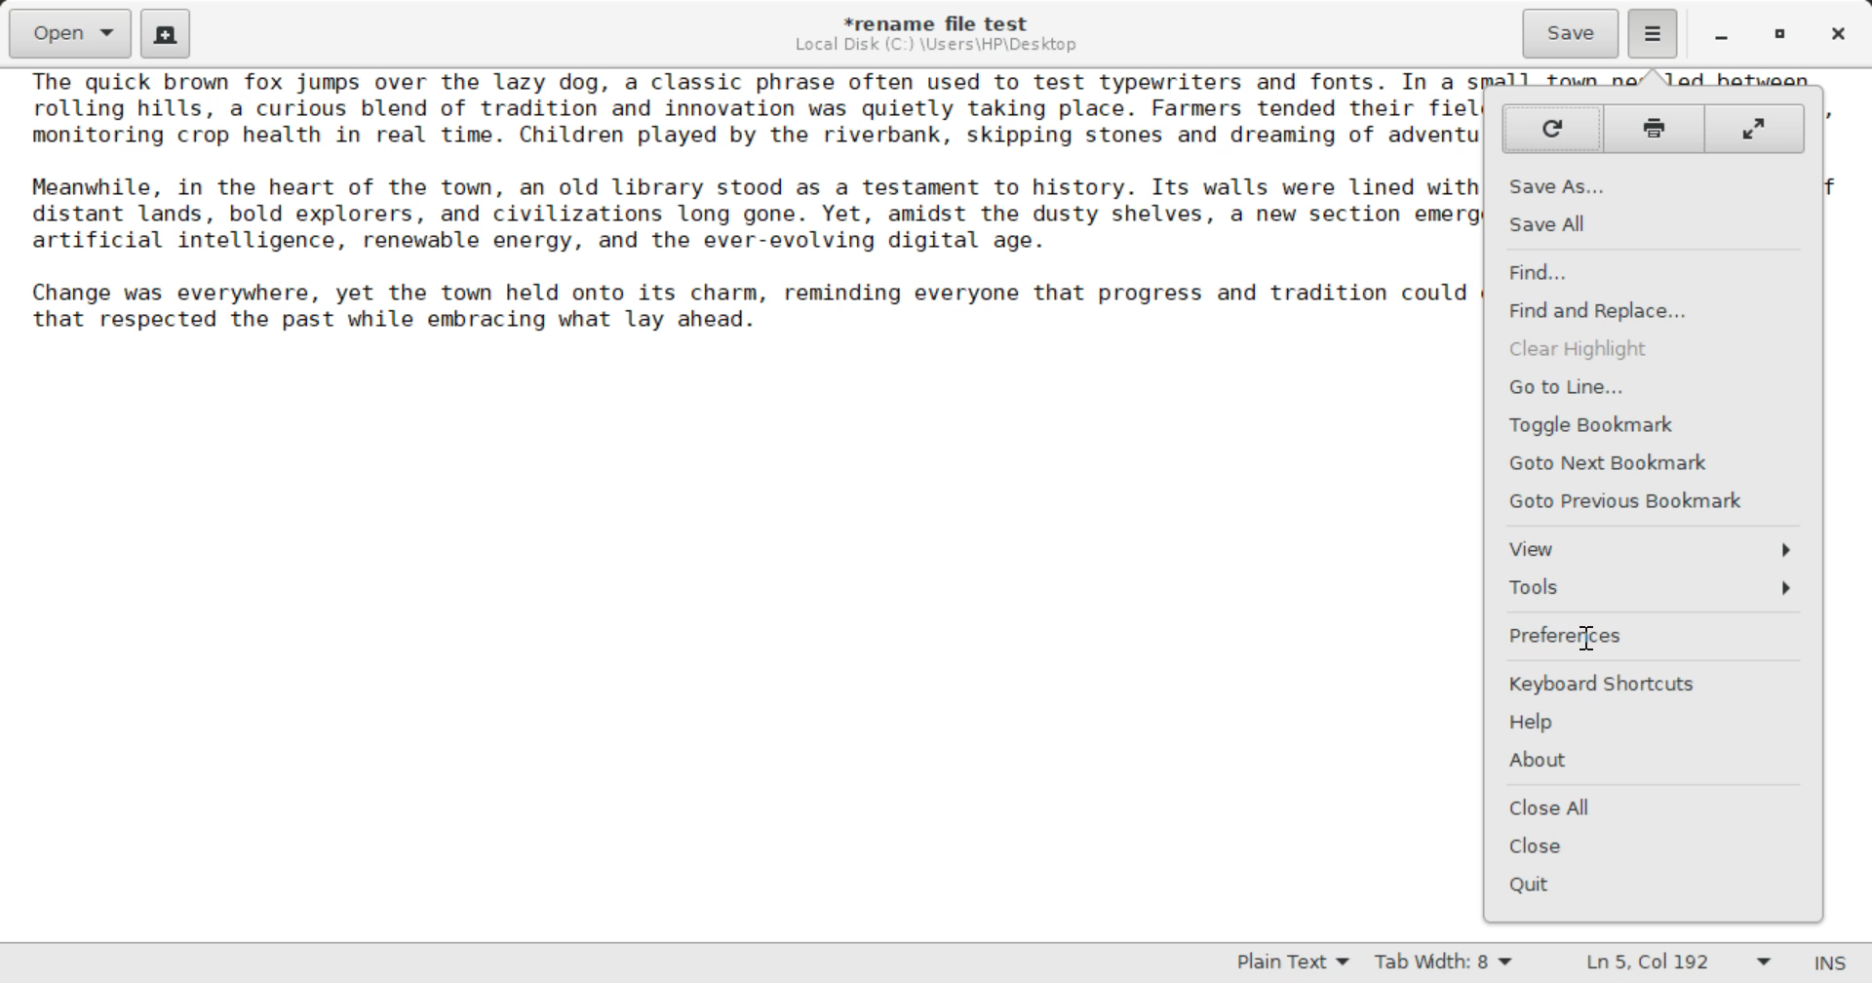  Describe the element at coordinates (1650, 462) in the screenshot. I see `Goto Next Bookmark` at that location.